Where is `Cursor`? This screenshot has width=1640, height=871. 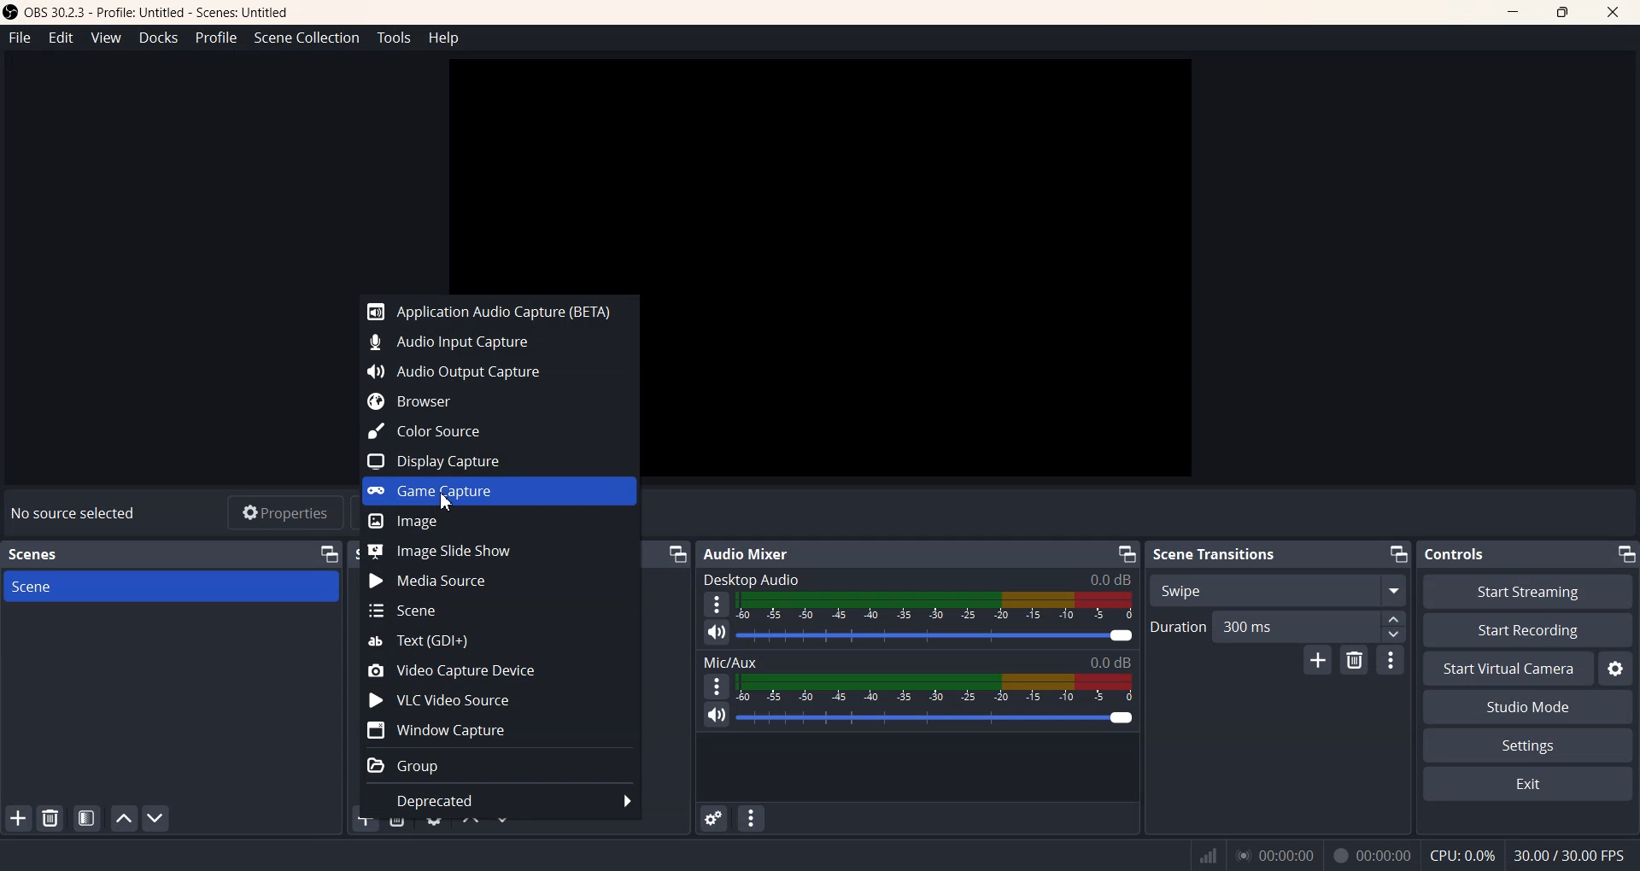
Cursor is located at coordinates (448, 499).